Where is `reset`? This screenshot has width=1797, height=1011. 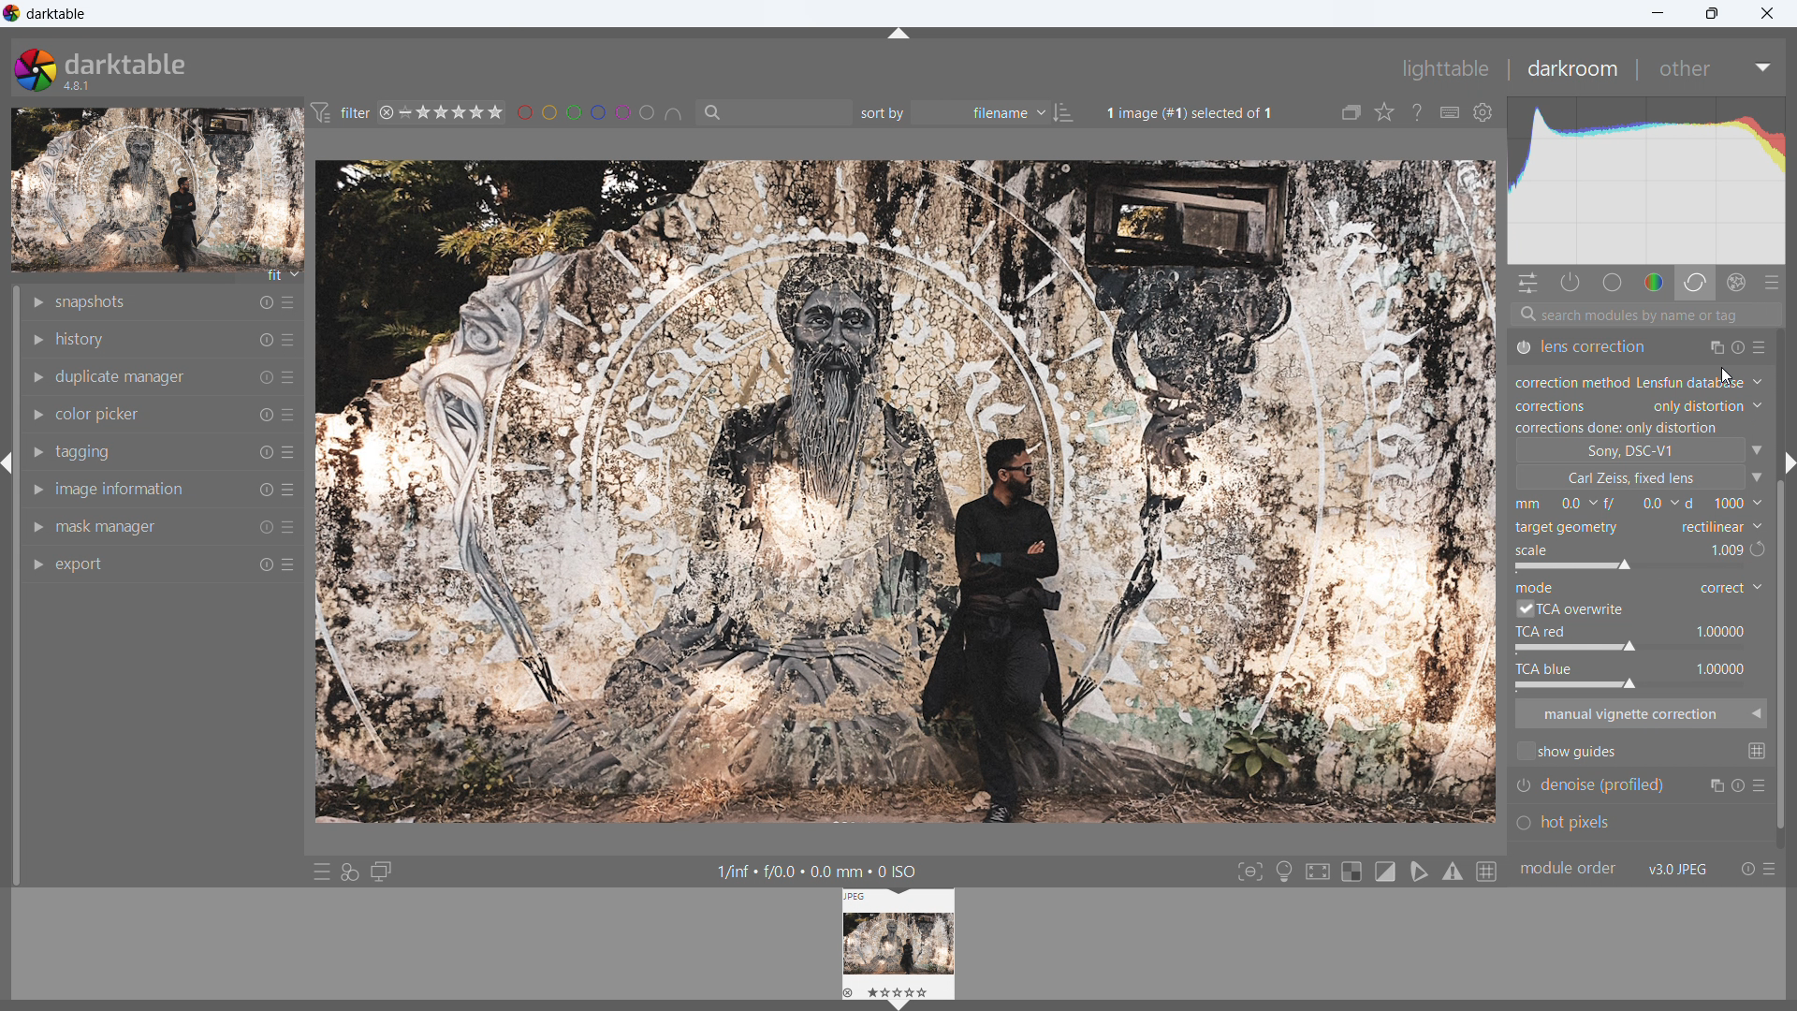 reset is located at coordinates (264, 491).